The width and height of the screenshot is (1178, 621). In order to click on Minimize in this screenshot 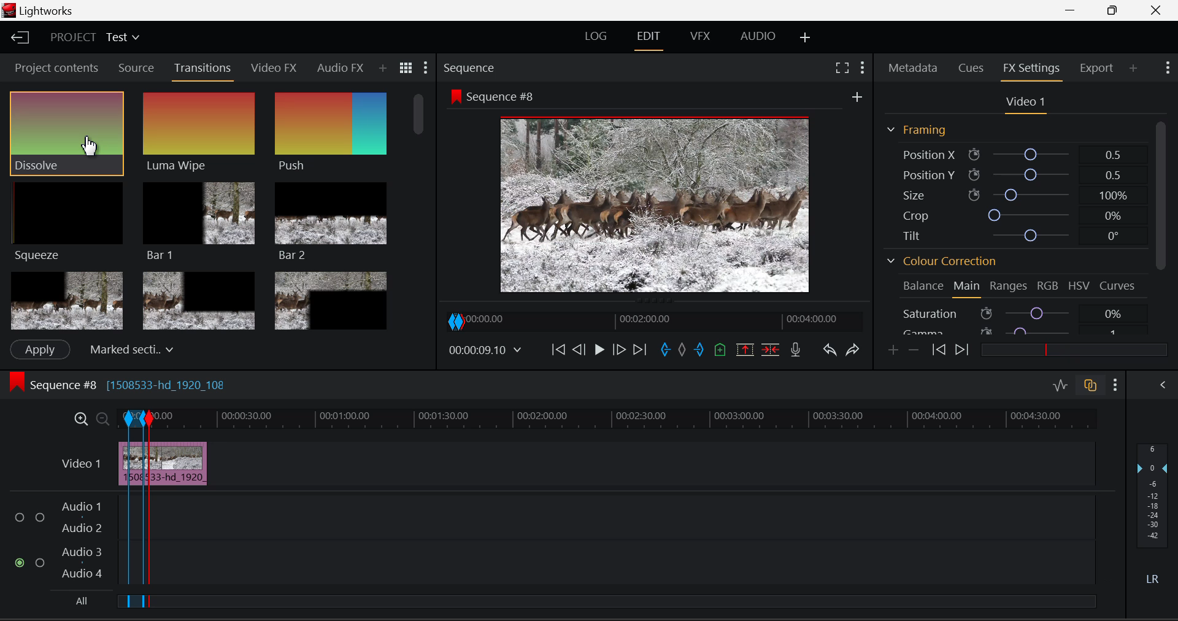, I will do `click(1115, 11)`.